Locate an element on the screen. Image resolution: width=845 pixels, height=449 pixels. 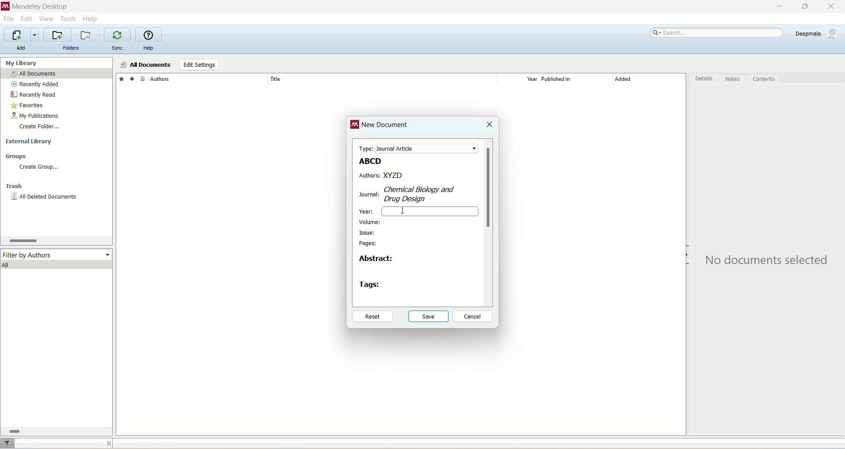
document is located at coordinates (143, 78).